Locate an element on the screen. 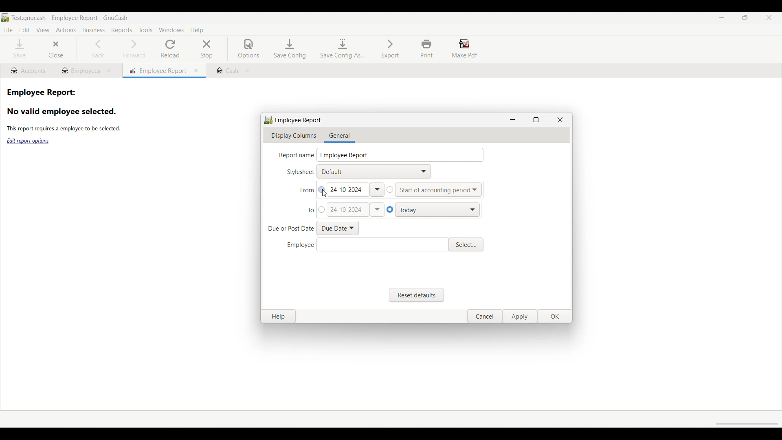 Image resolution: width=782 pixels, height=440 pixels. Save changes is located at coordinates (554, 316).